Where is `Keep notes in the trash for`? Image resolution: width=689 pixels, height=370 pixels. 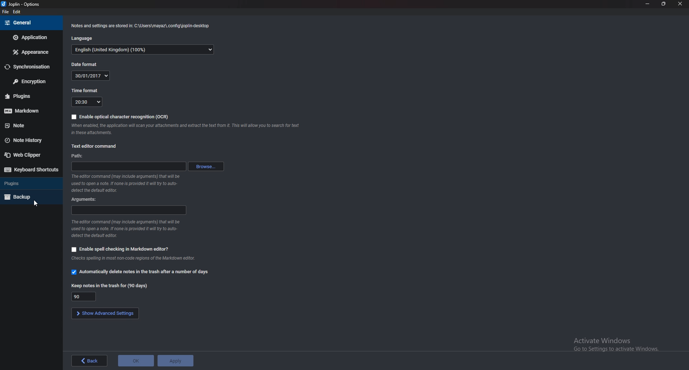
Keep notes in the trash for is located at coordinates (109, 285).